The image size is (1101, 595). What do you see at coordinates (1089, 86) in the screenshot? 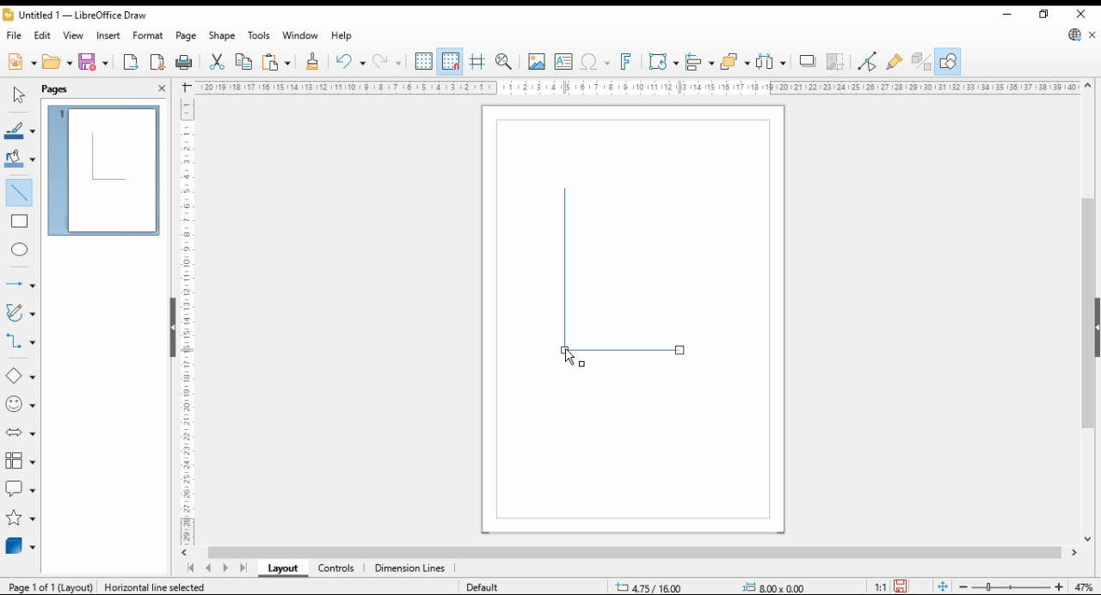
I see `move up` at bounding box center [1089, 86].